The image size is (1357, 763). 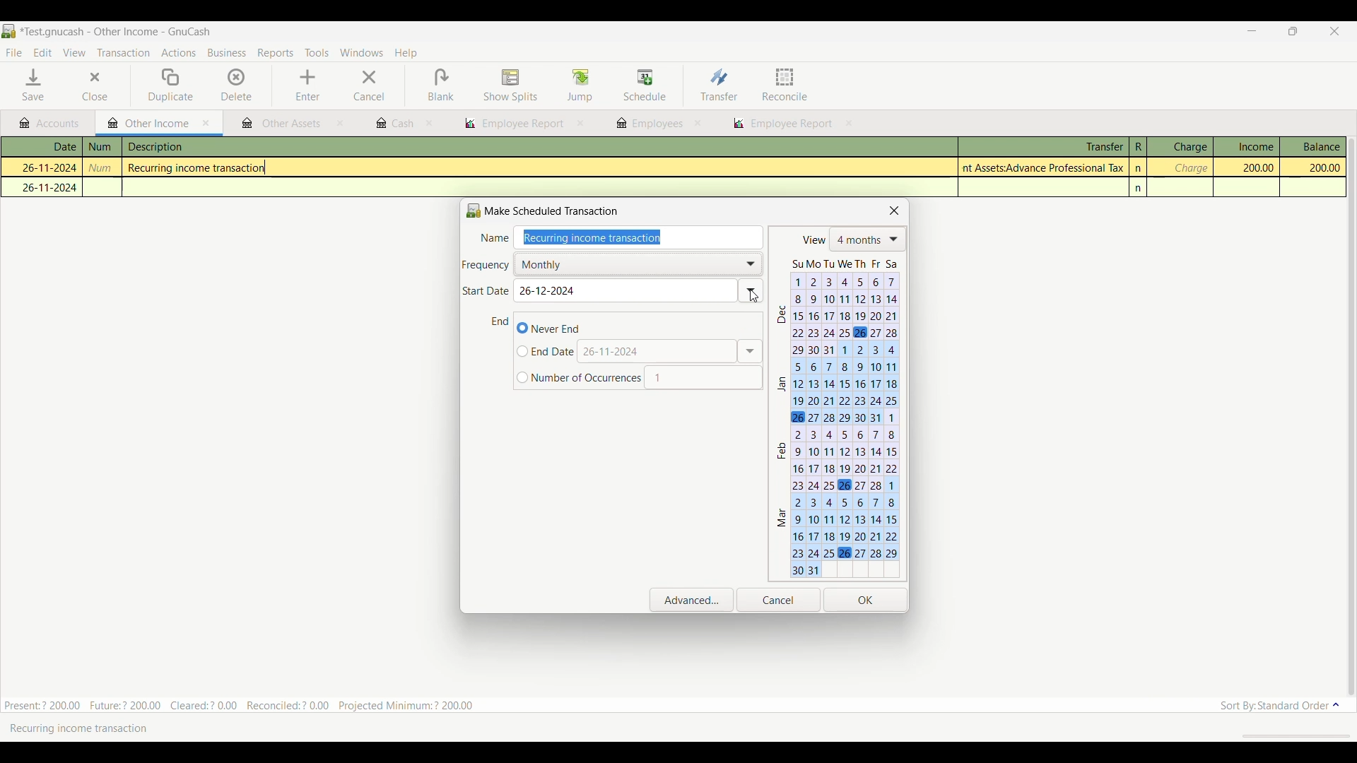 I want to click on Cancel inputs, so click(x=778, y=601).